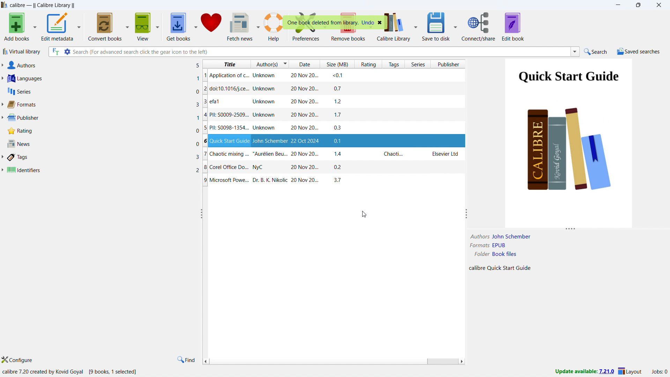 This screenshot has height=377, width=670. What do you see at coordinates (43, 372) in the screenshot?
I see `calibre 7.20 created by kovid Goyal` at bounding box center [43, 372].